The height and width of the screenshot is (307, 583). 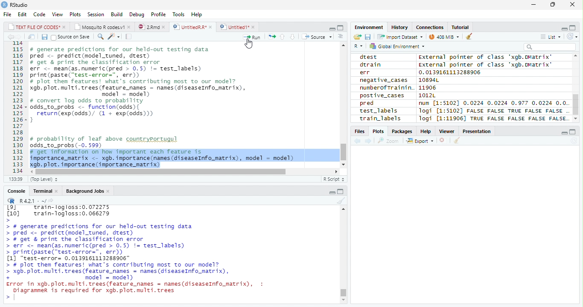 What do you see at coordinates (487, 56) in the screenshot?
I see `external pointer of class 'xagb.DMatrix'` at bounding box center [487, 56].